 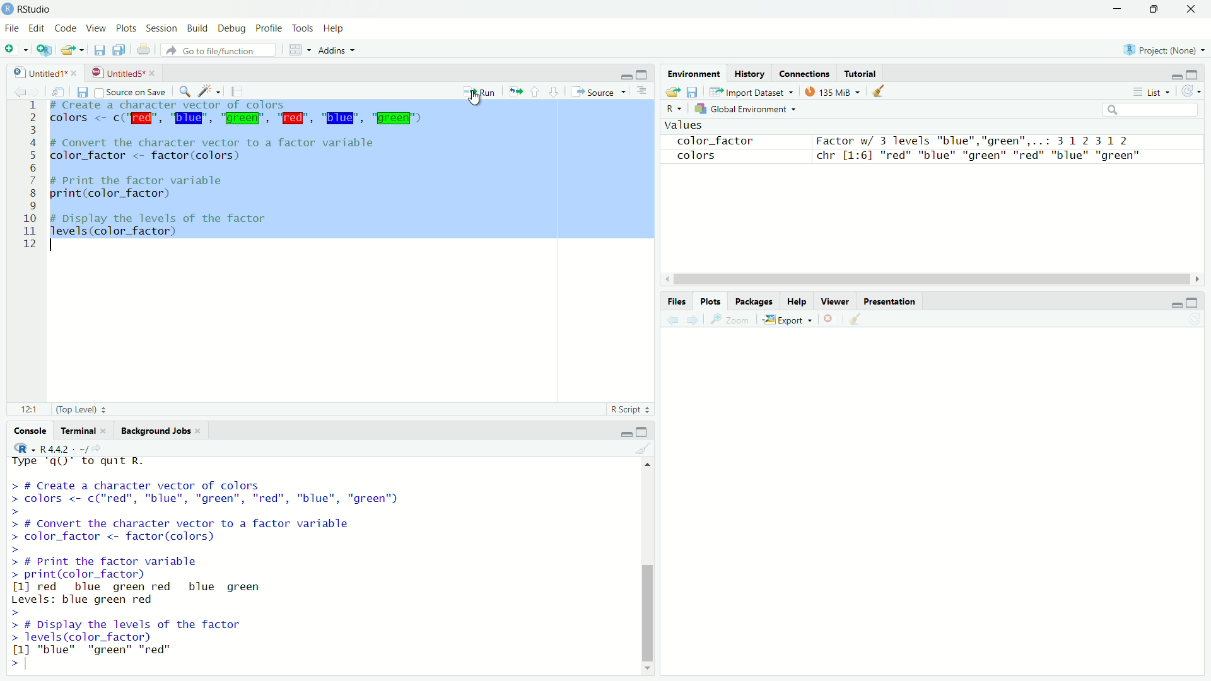 What do you see at coordinates (786, 320) in the screenshot?
I see `export` at bounding box center [786, 320].